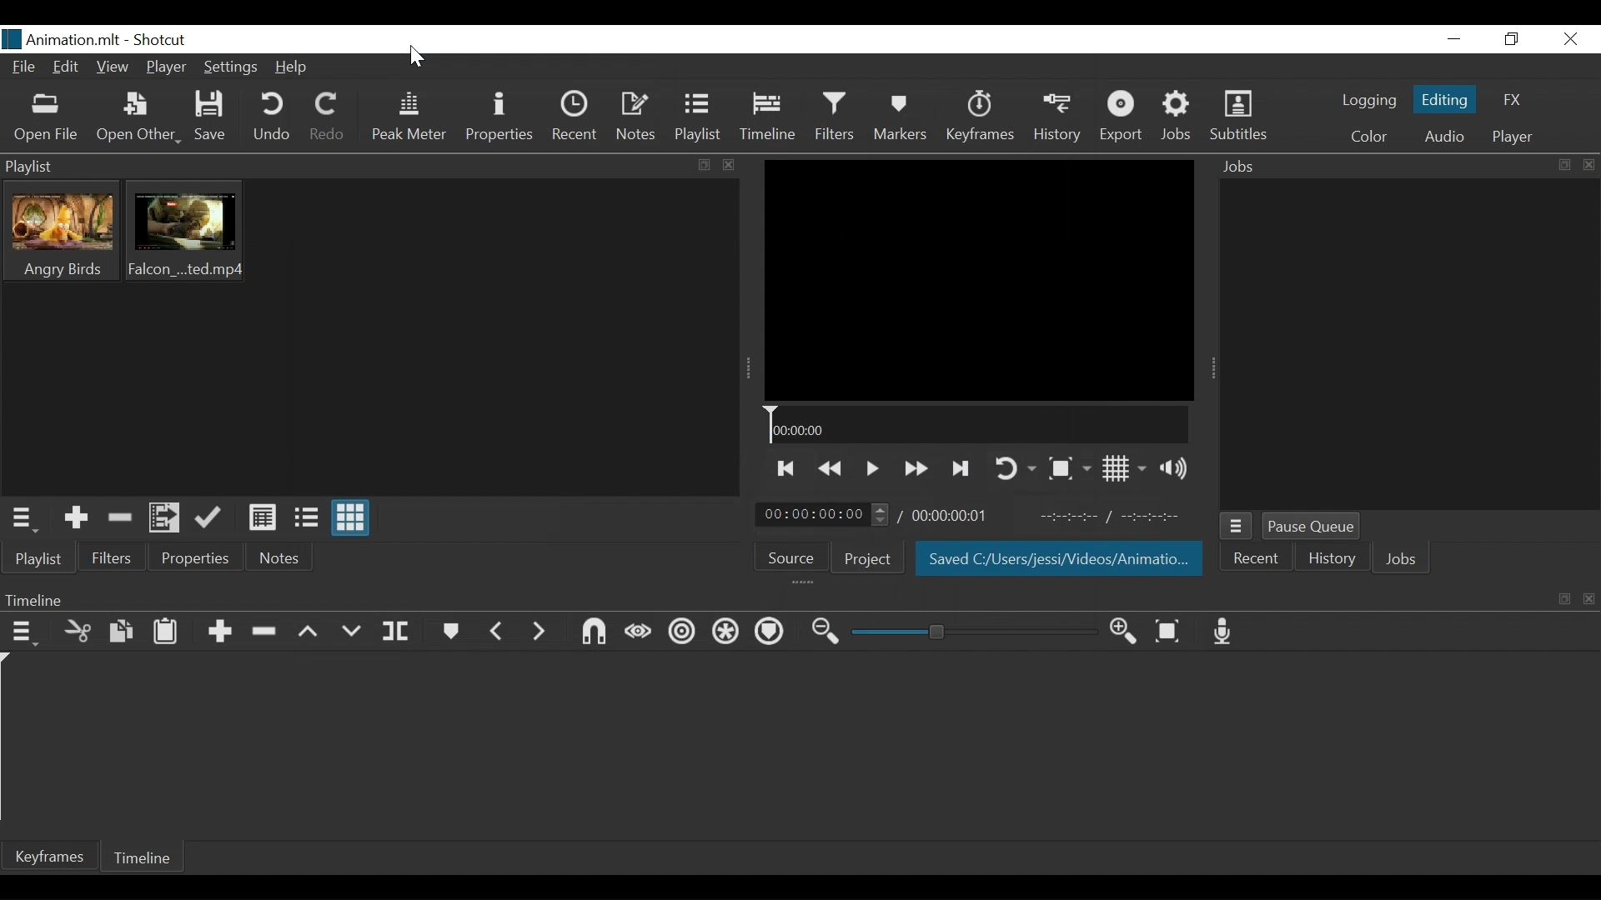 The image size is (1601, 900). What do you see at coordinates (684, 632) in the screenshot?
I see `Ripple` at bounding box center [684, 632].